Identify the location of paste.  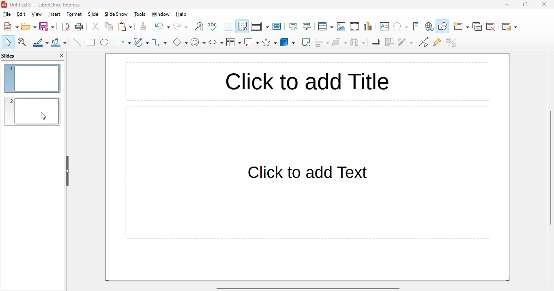
(125, 27).